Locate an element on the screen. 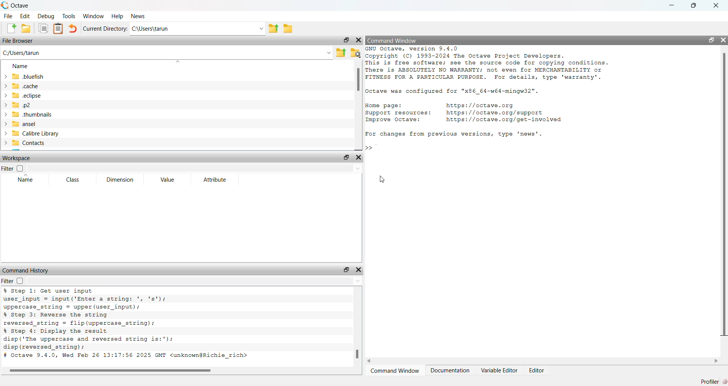 The height and width of the screenshot is (386, 728). name is located at coordinates (20, 66).